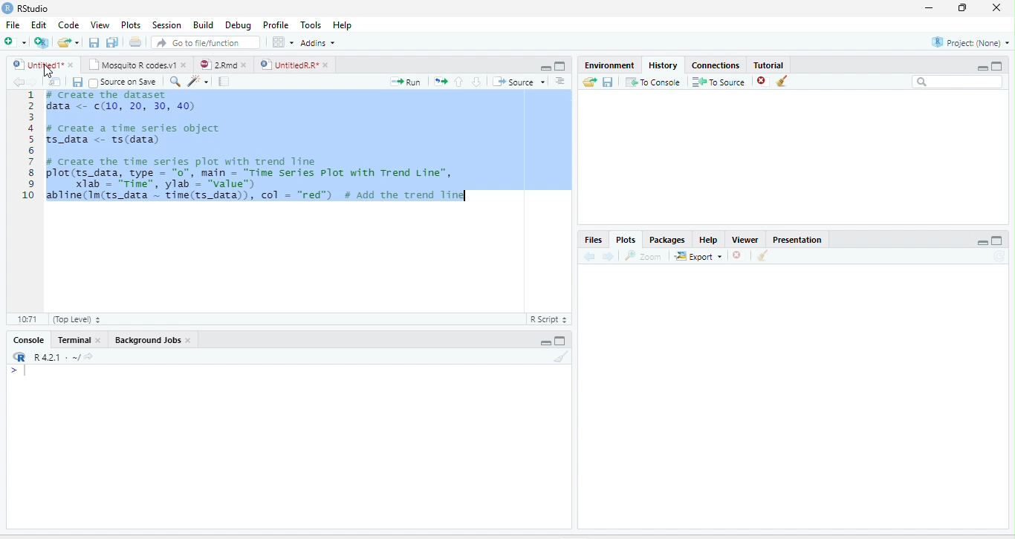 This screenshot has width=1015, height=539. Describe the element at coordinates (216, 65) in the screenshot. I see `2.Rmd` at that location.